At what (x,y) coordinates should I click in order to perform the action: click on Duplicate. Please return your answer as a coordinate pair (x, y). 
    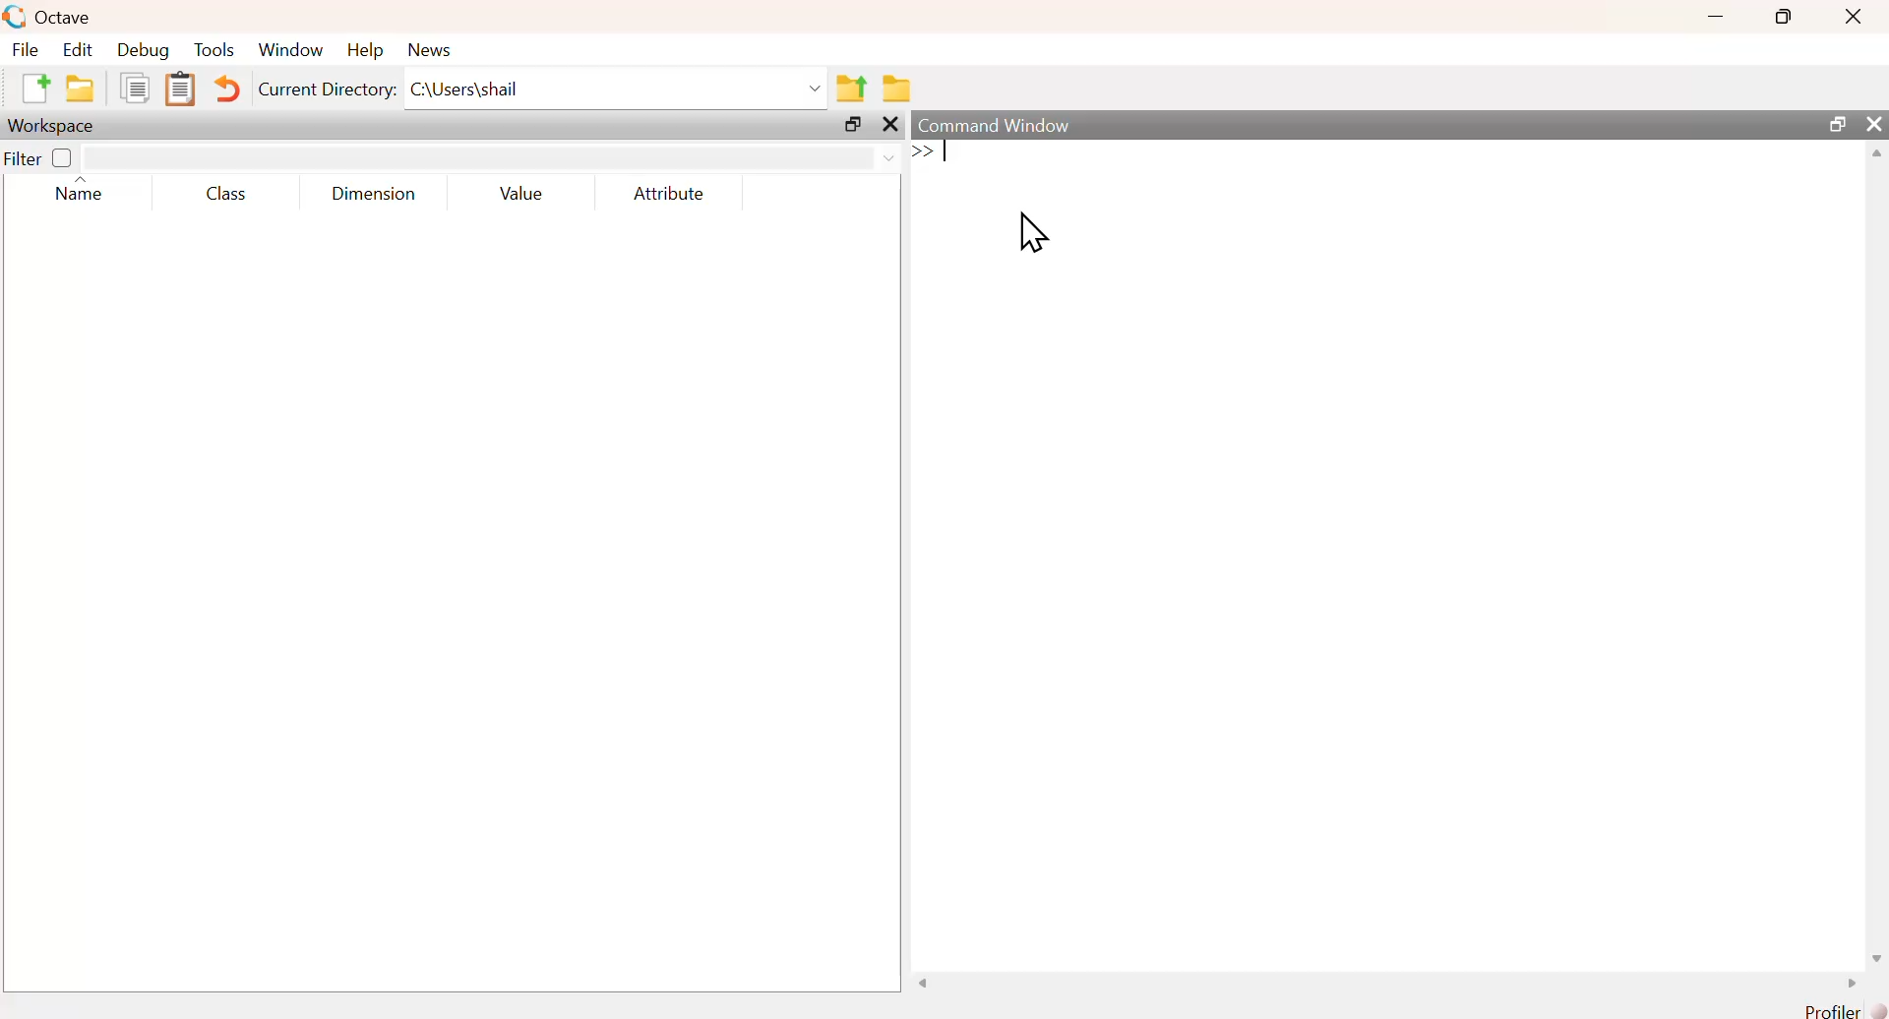
    Looking at the image, I should click on (135, 87).